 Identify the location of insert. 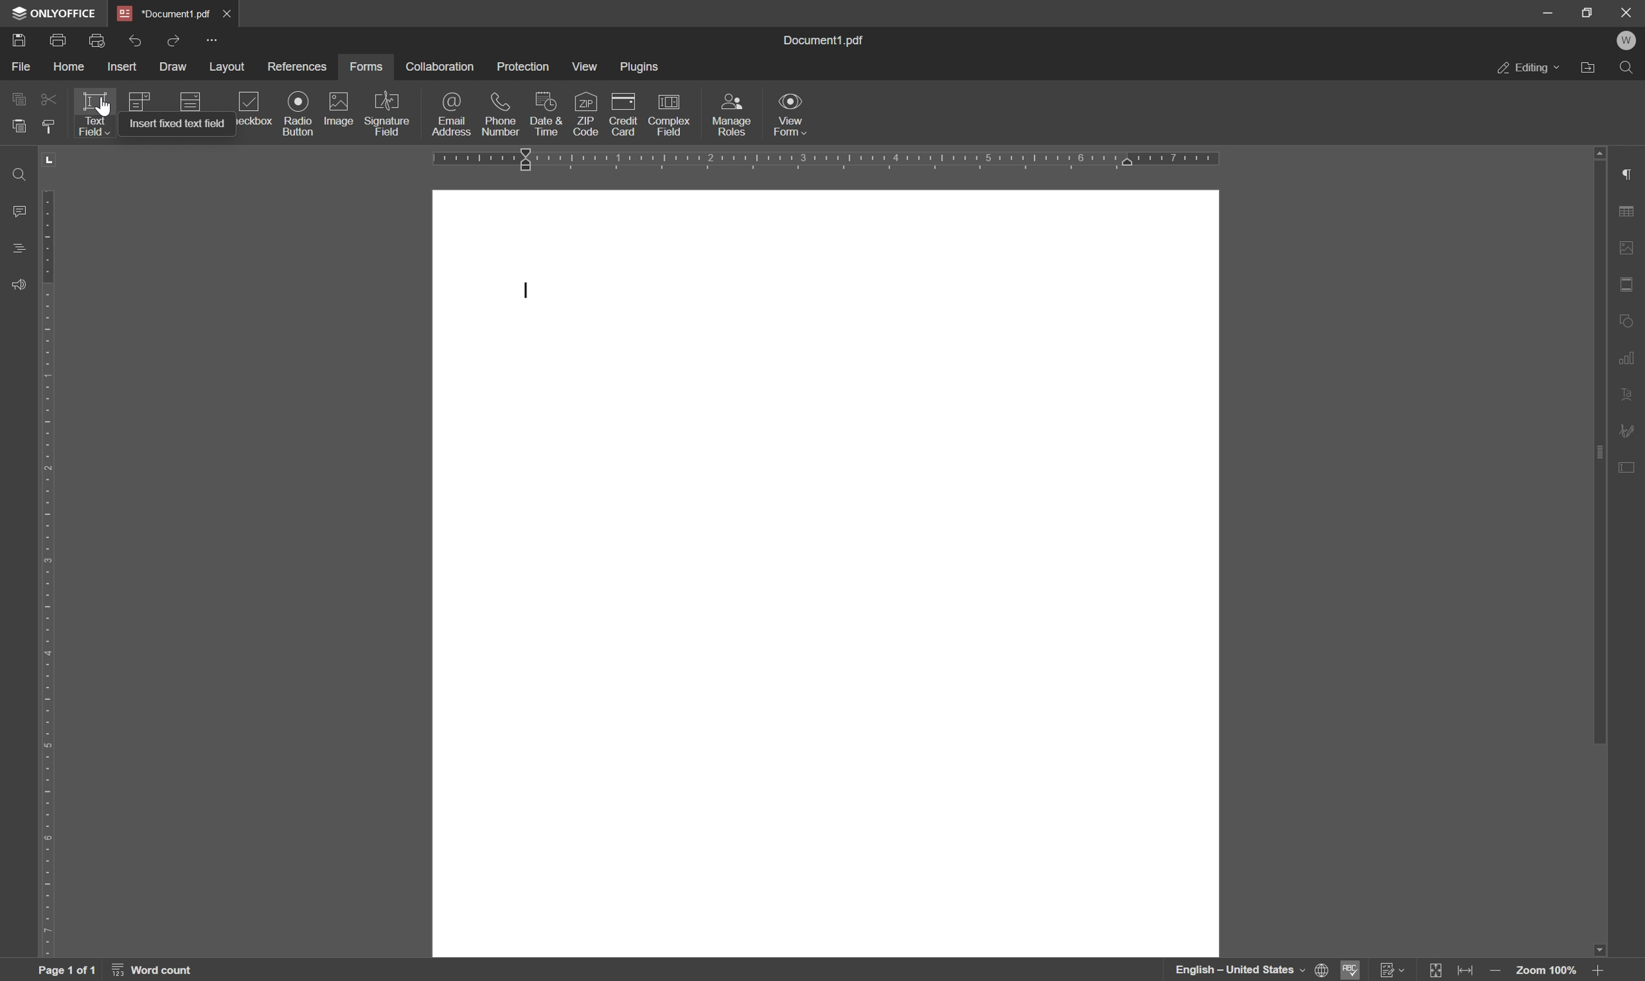
(127, 67).